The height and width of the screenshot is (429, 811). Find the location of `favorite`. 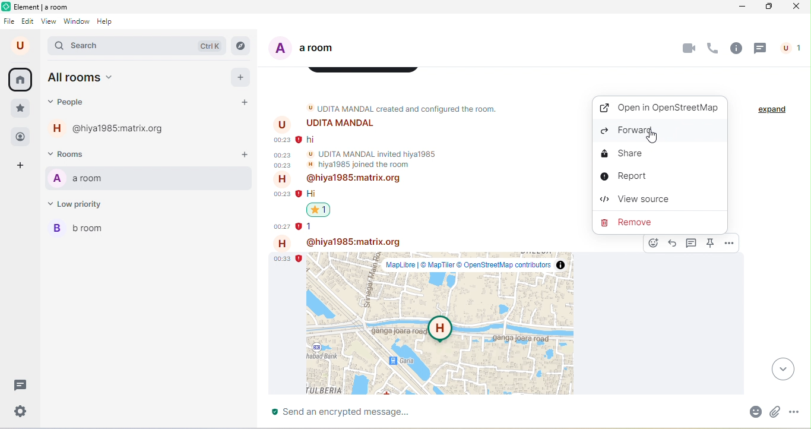

favorite is located at coordinates (19, 109).